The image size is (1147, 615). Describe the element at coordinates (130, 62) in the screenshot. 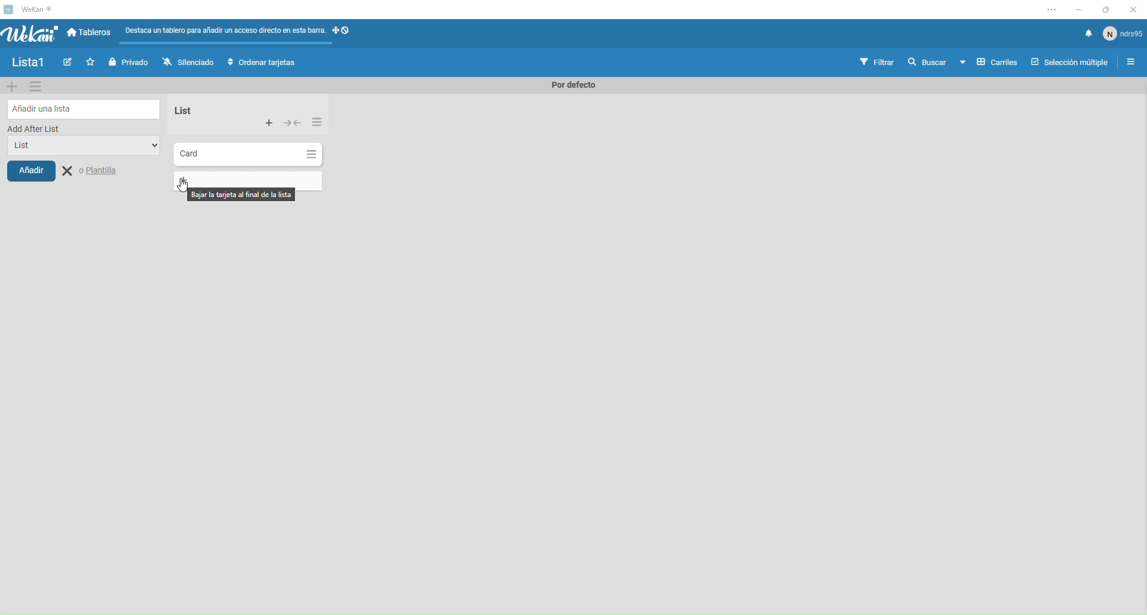

I see `Private` at that location.